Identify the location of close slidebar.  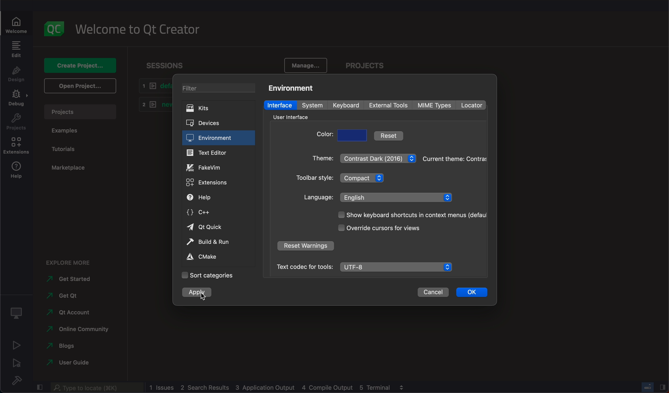
(662, 387).